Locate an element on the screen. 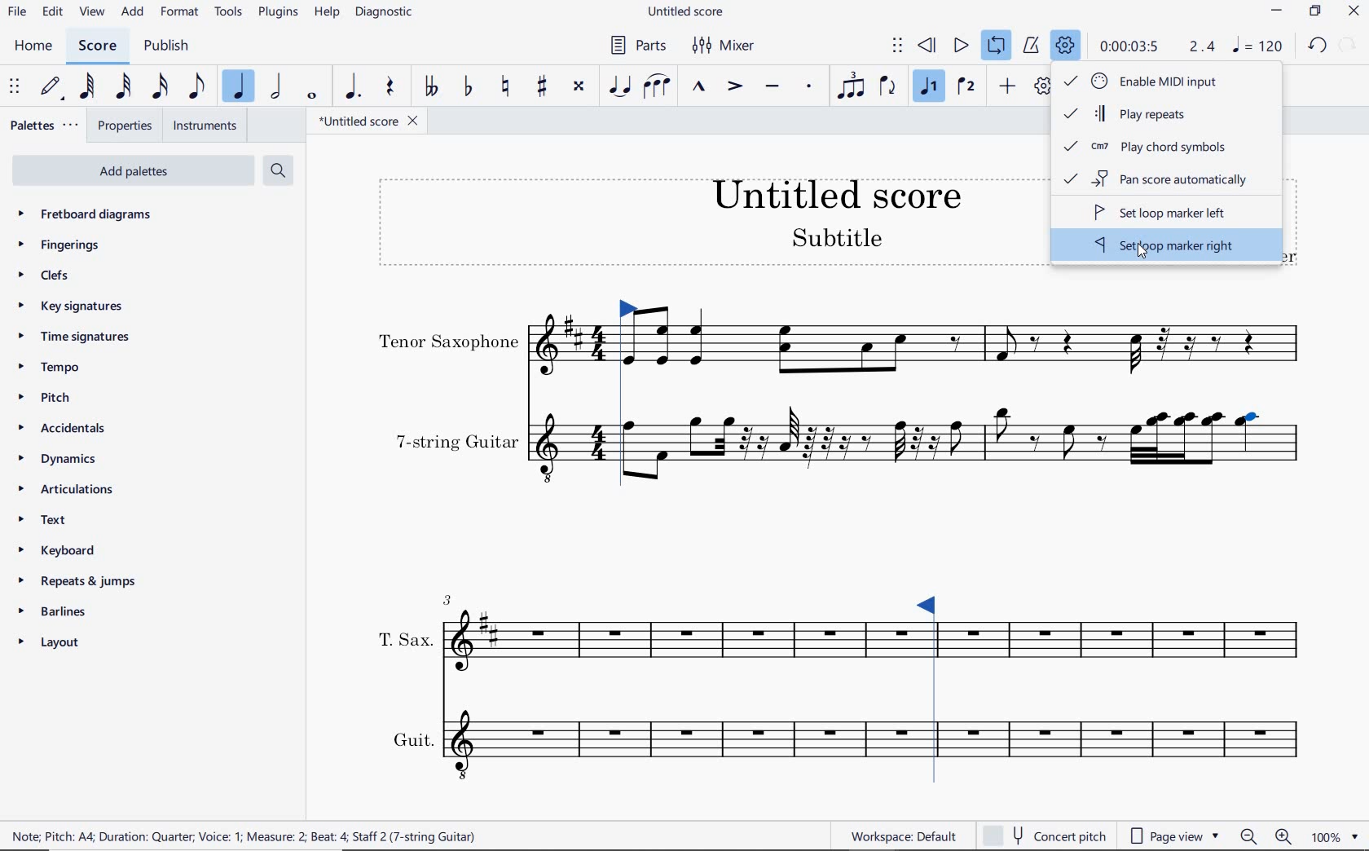  FILE NAME is located at coordinates (689, 11).